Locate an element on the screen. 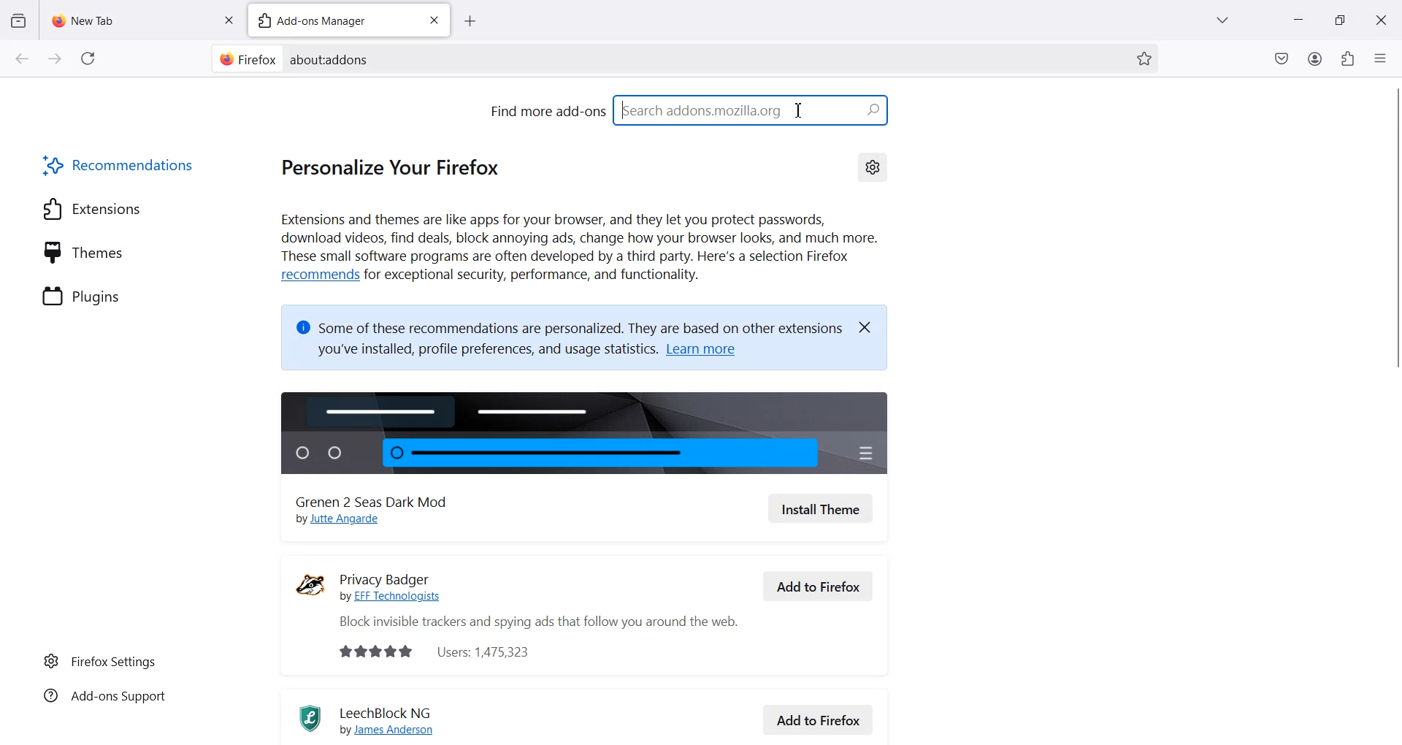  Add-ons Managers is located at coordinates (329, 20).